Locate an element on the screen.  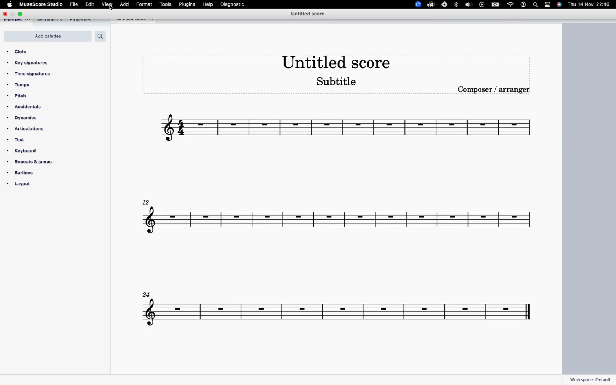
settings is located at coordinates (549, 5).